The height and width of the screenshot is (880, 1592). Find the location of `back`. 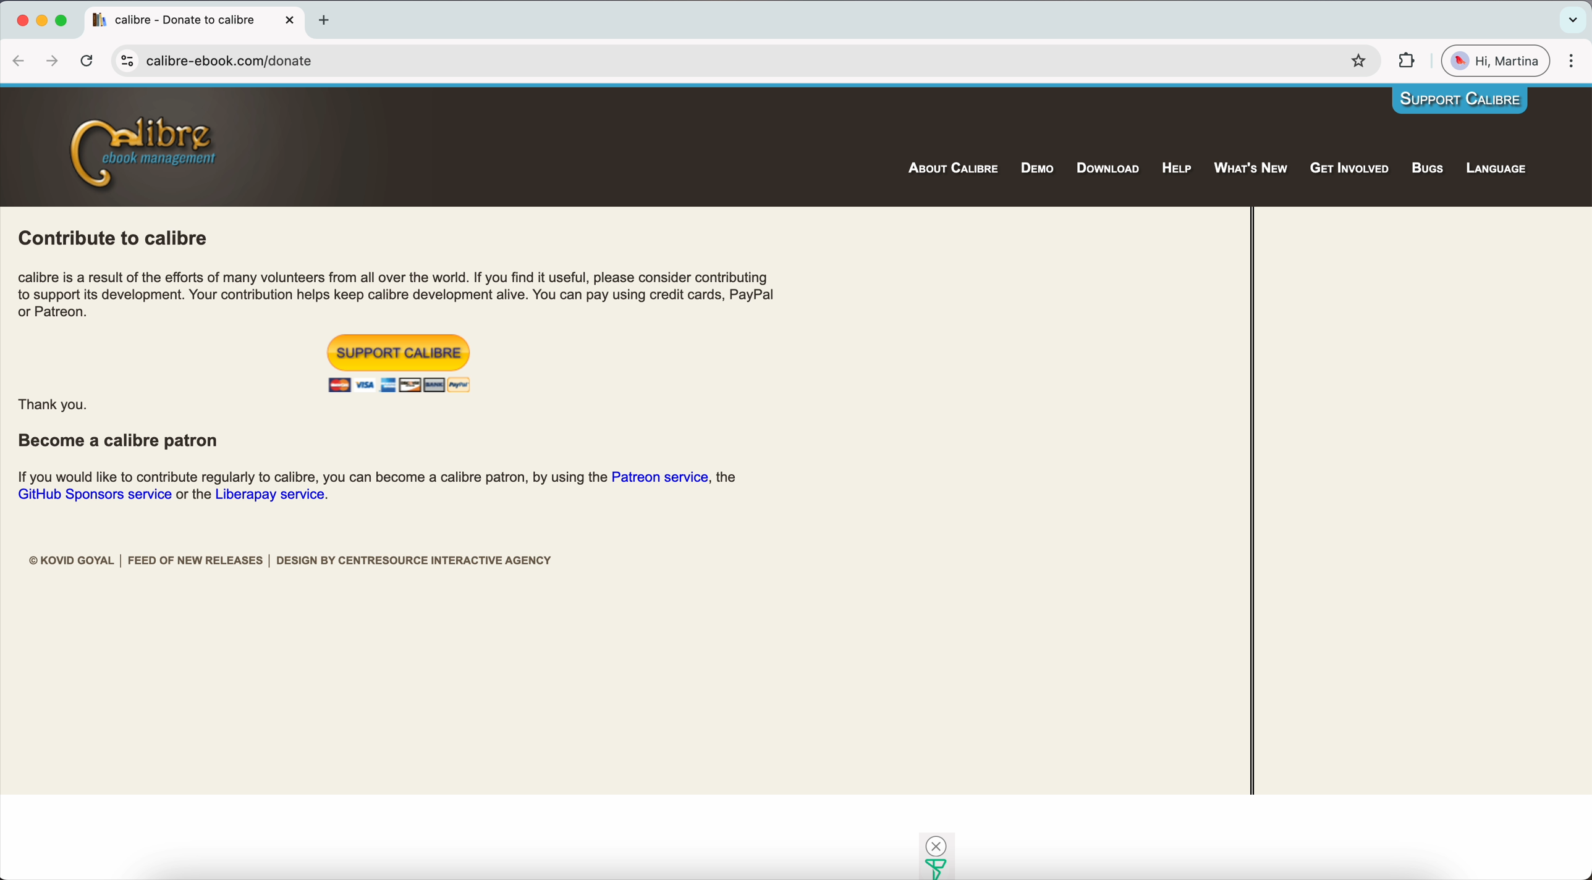

back is located at coordinates (16, 61).